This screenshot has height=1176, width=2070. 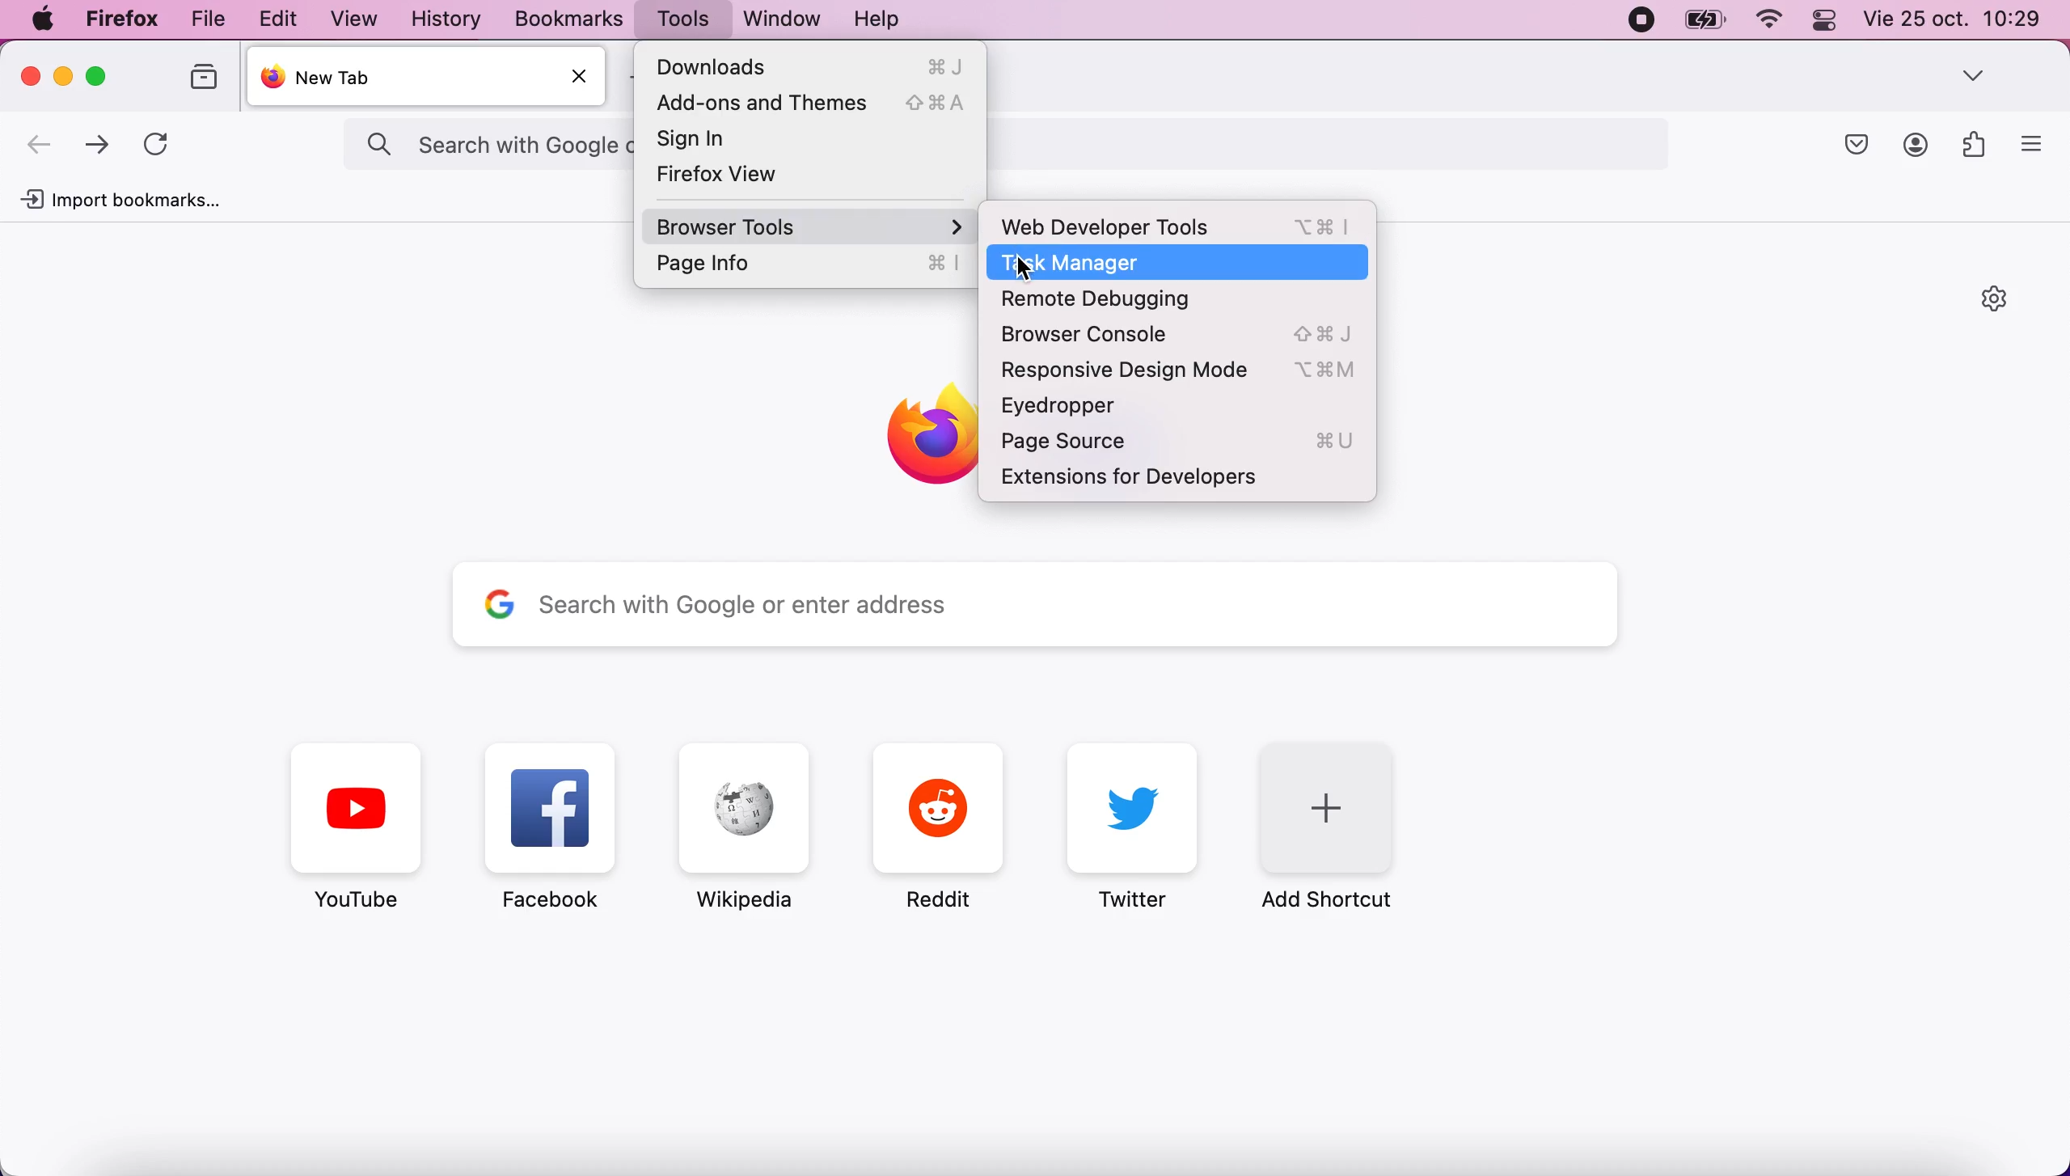 What do you see at coordinates (811, 103) in the screenshot?
I see `Add-ons and Themes` at bounding box center [811, 103].